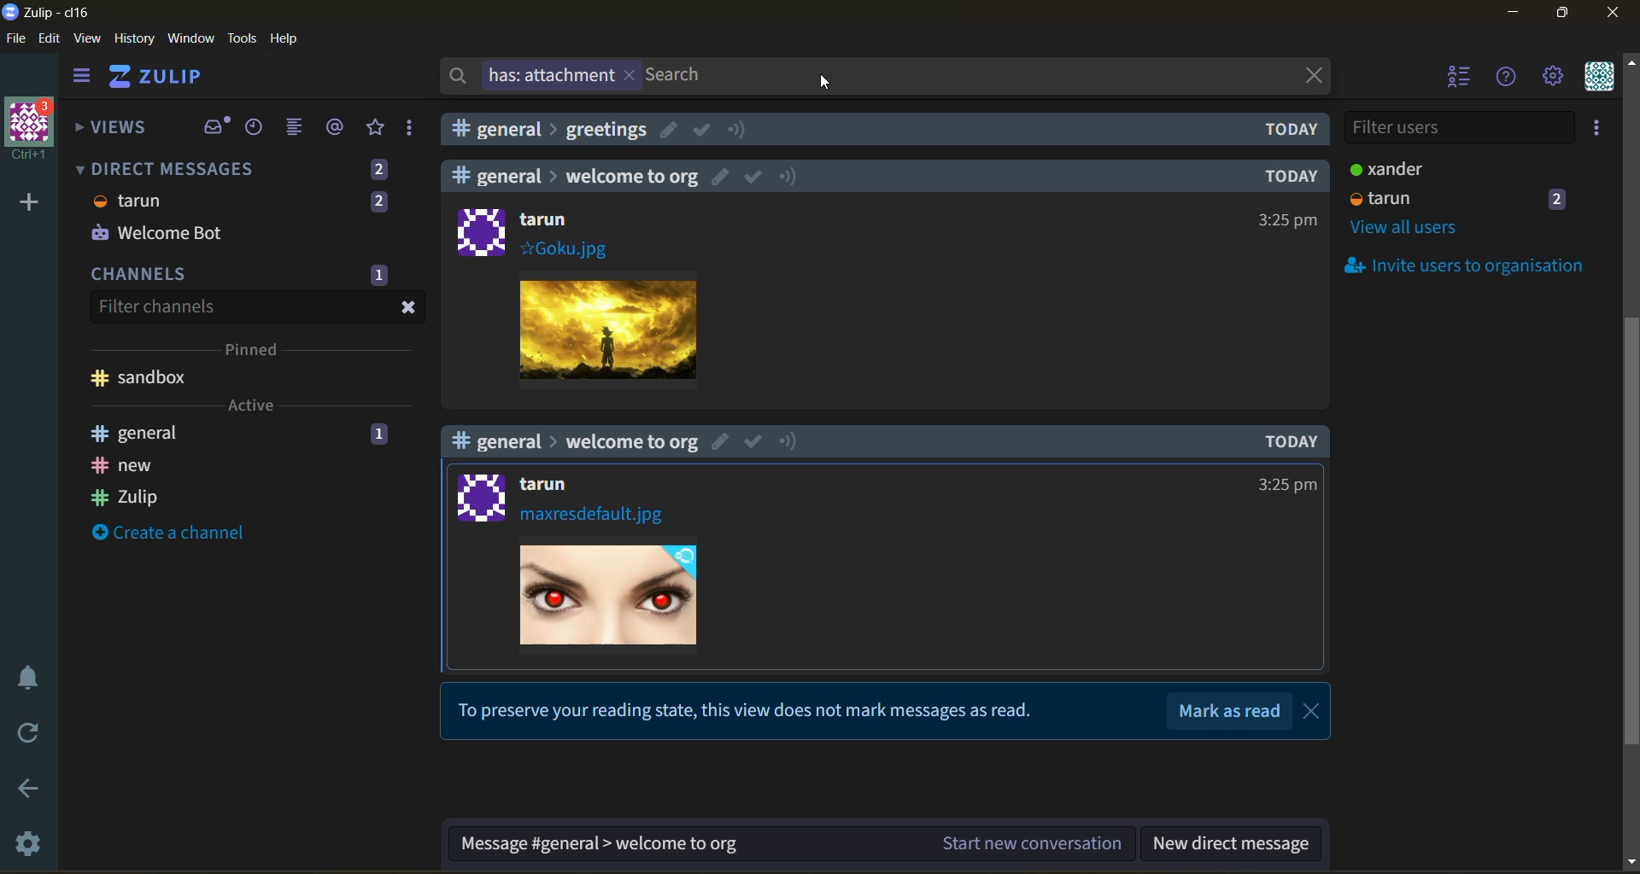 The height and width of the screenshot is (874, 1640). Describe the element at coordinates (285, 38) in the screenshot. I see `help` at that location.